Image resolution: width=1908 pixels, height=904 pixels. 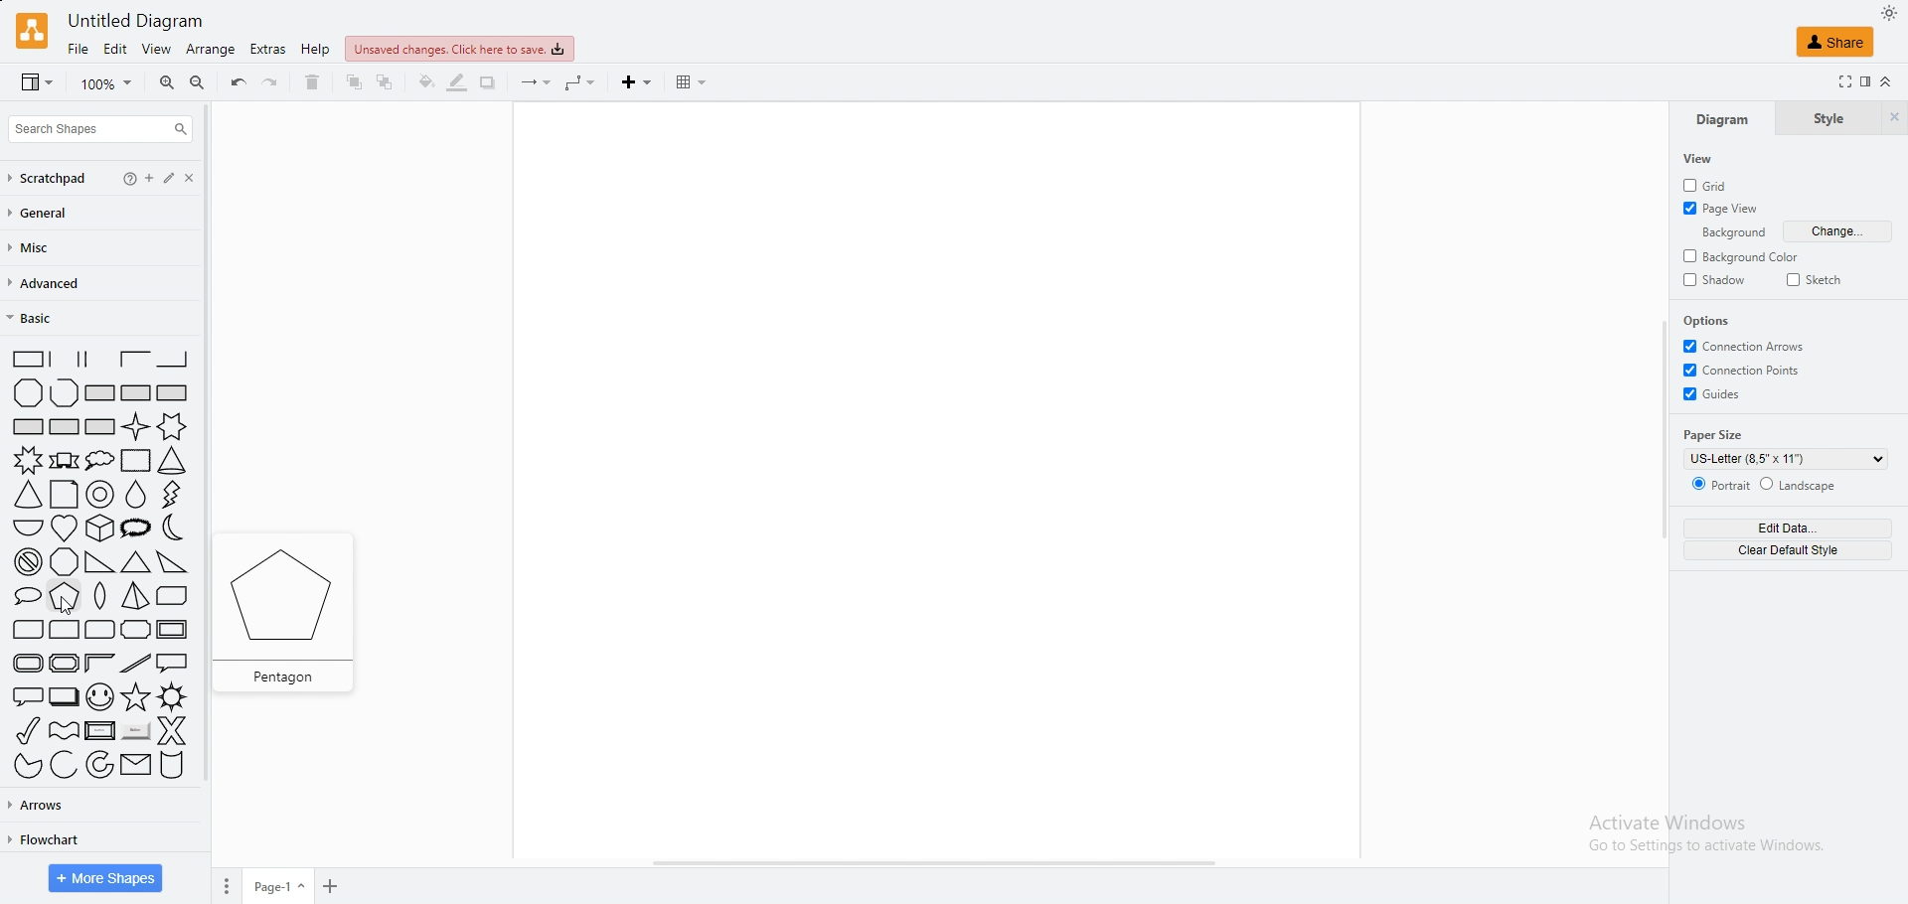 What do you see at coordinates (386, 82) in the screenshot?
I see `to back` at bounding box center [386, 82].